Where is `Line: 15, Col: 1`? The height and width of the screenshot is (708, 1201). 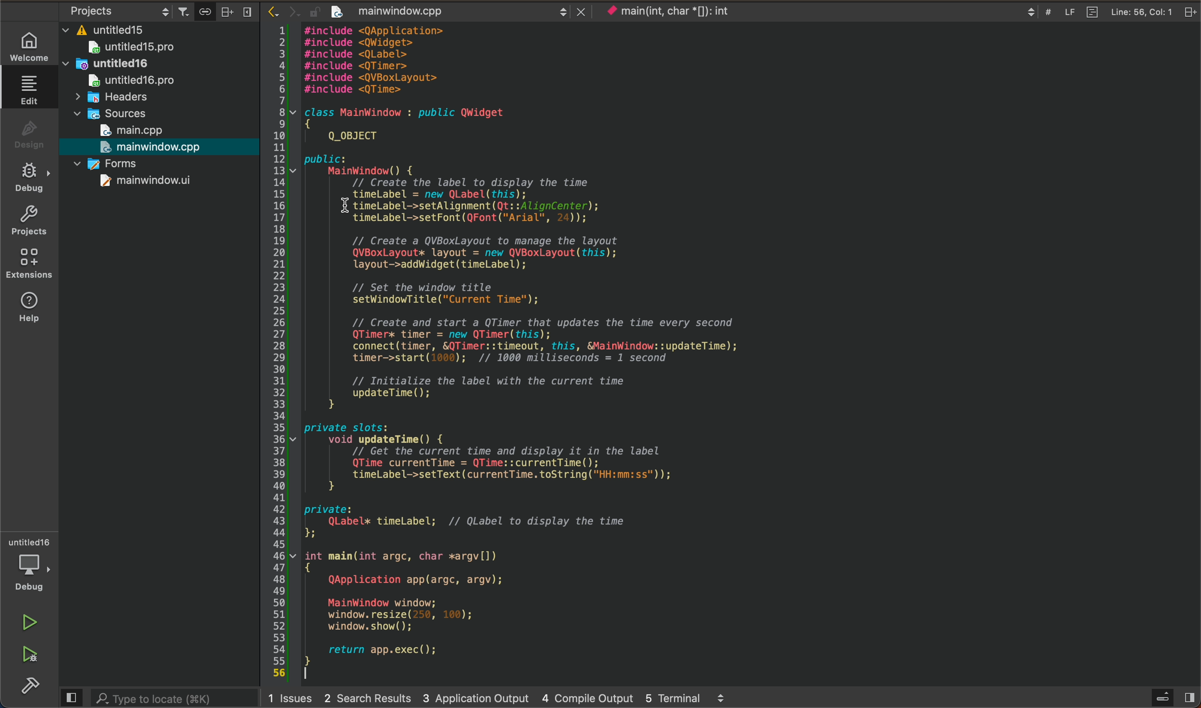 Line: 15, Col: 1 is located at coordinates (1133, 12).